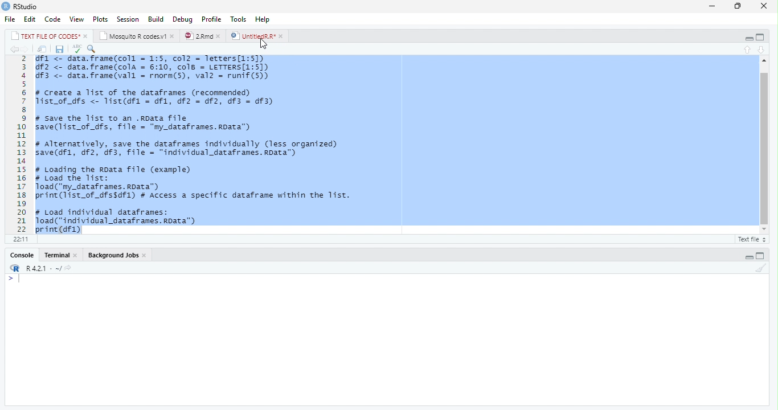  I want to click on Debug, so click(183, 19).